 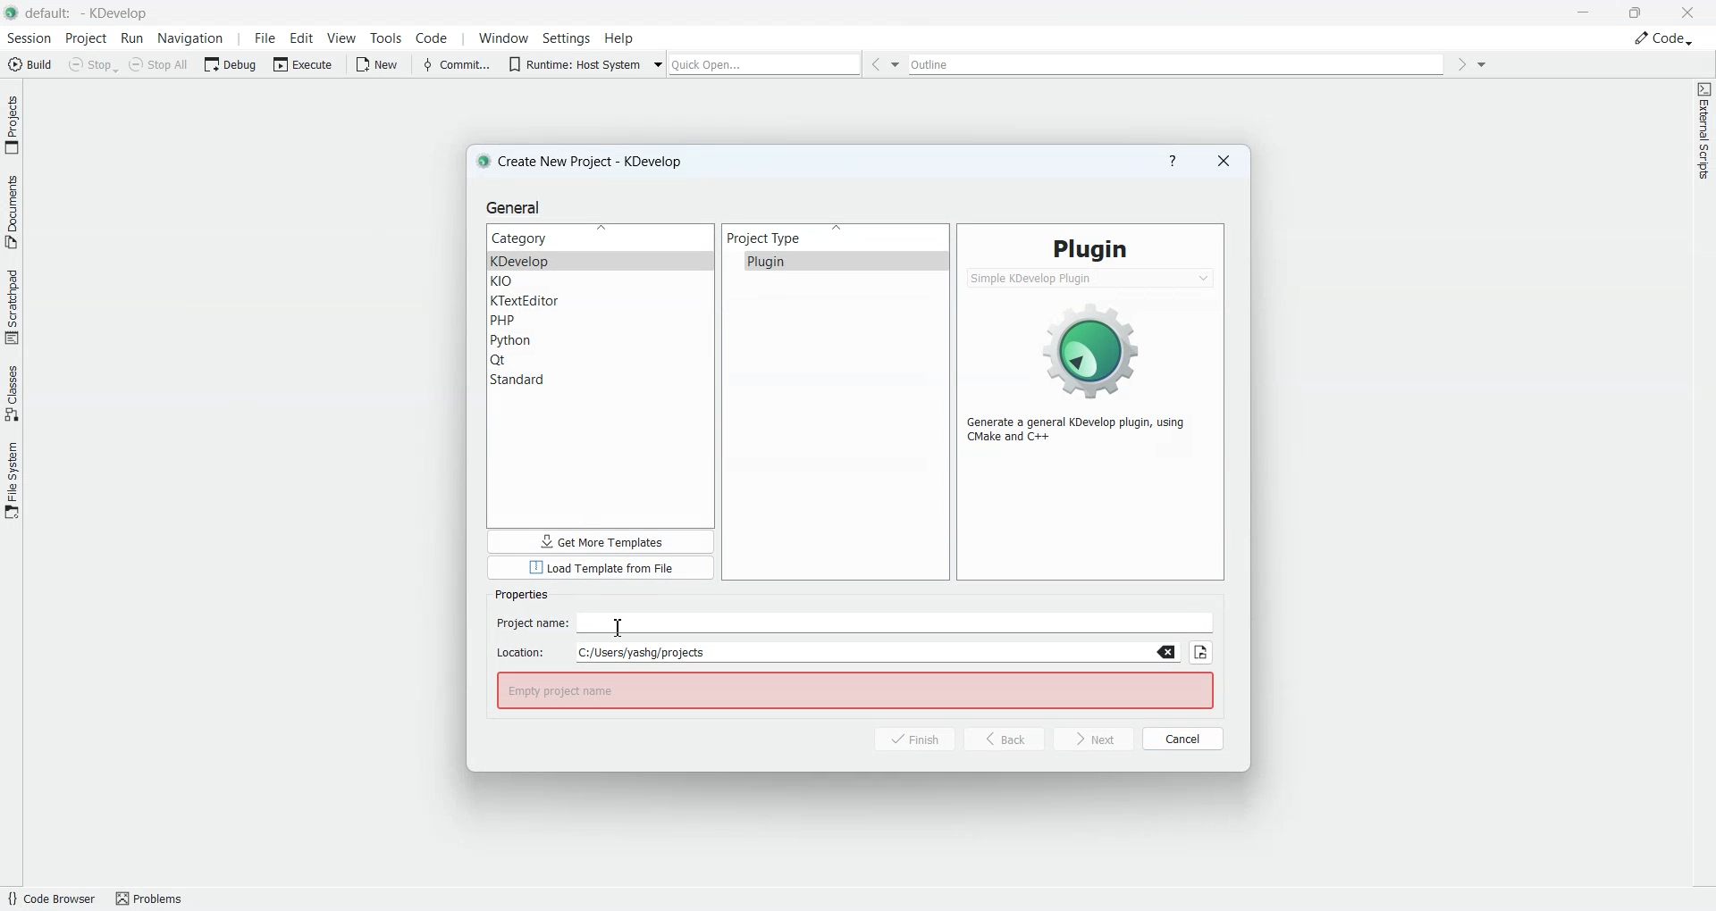 What do you see at coordinates (1173, 162) in the screenshot?
I see `Help` at bounding box center [1173, 162].